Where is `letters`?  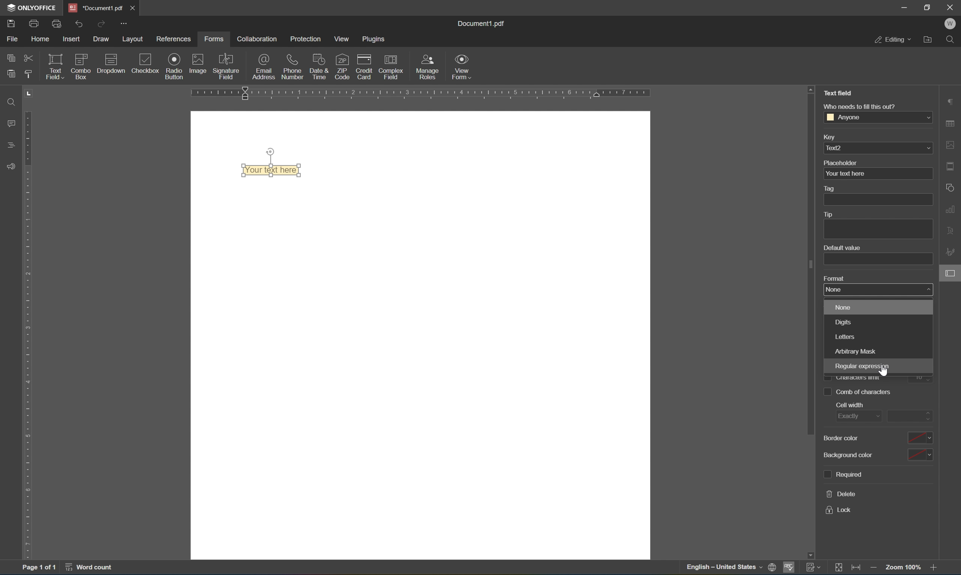 letters is located at coordinates (847, 336).